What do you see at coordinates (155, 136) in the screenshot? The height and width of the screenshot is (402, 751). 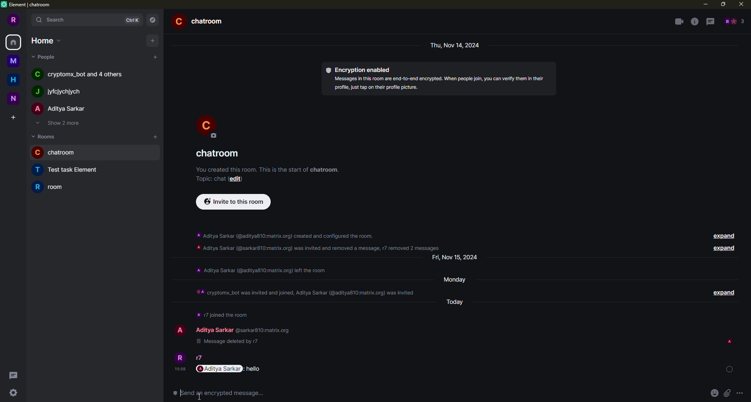 I see `add` at bounding box center [155, 136].